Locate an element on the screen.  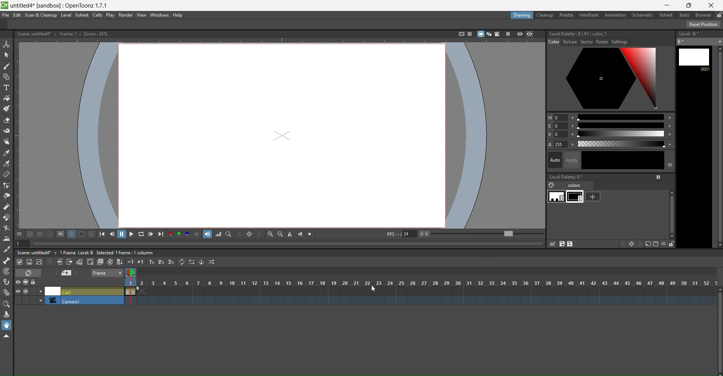
fps is located at coordinates (465, 234).